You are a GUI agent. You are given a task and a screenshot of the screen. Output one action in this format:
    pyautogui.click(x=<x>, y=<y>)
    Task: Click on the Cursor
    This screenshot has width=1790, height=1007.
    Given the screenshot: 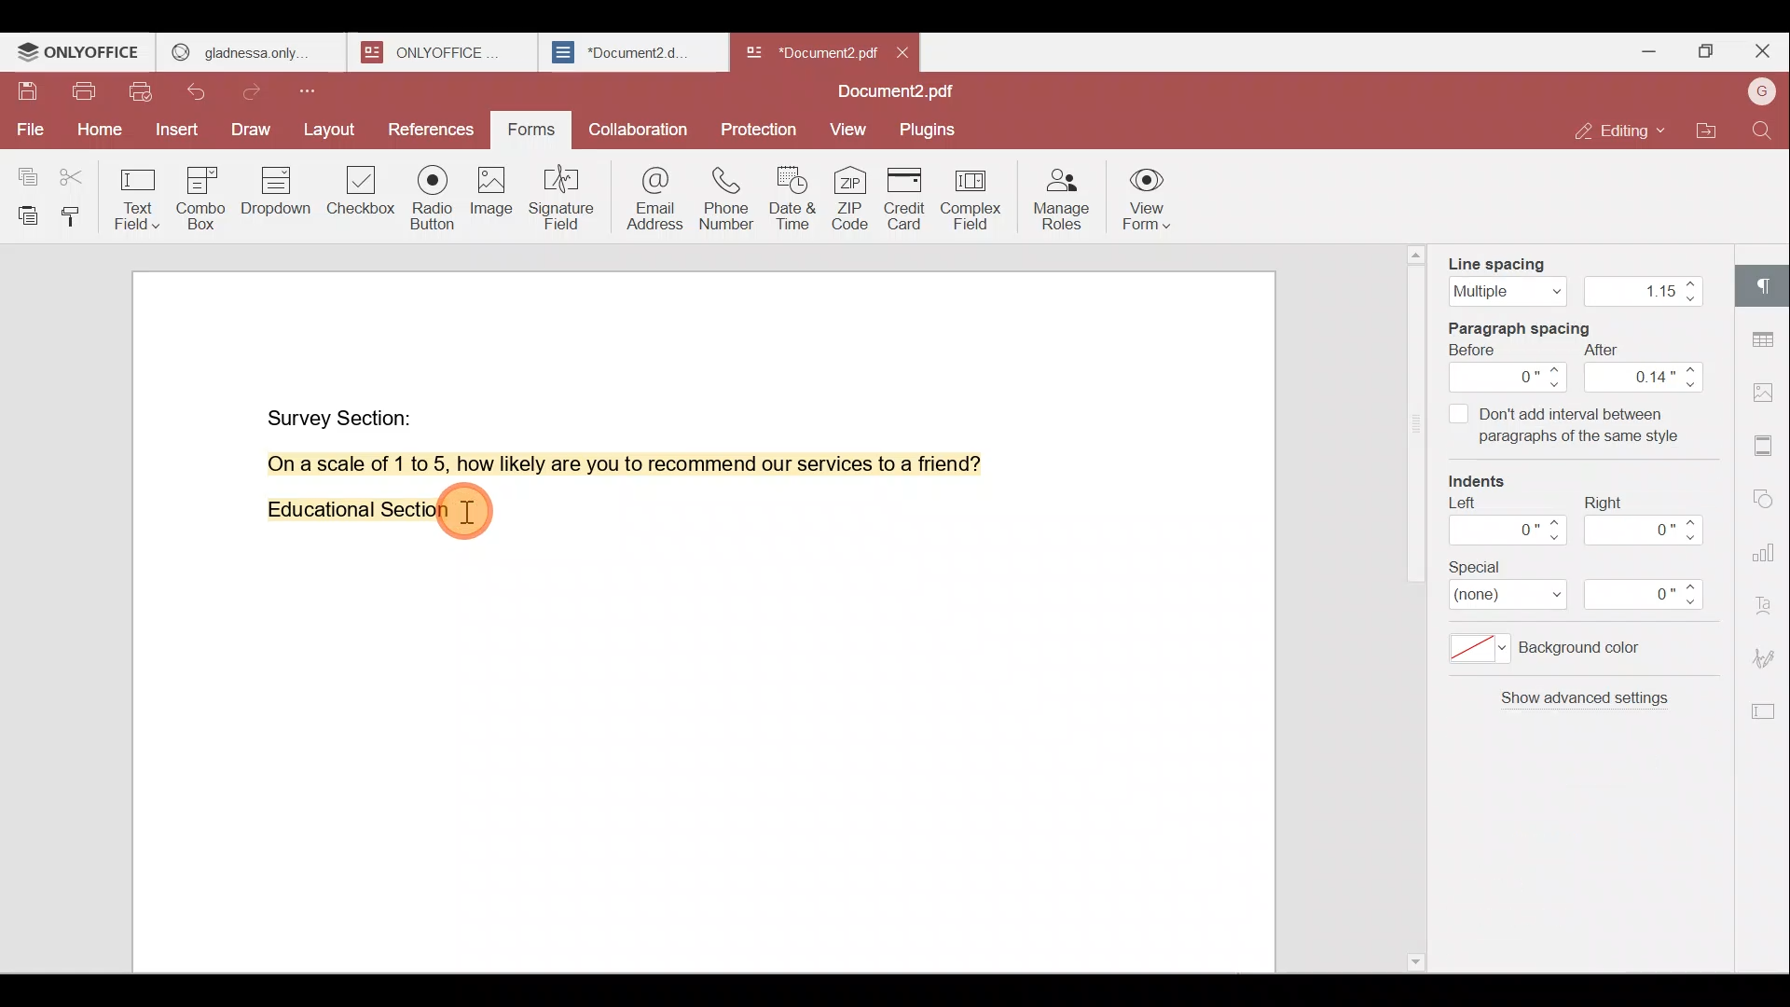 What is the action you would take?
    pyautogui.click(x=474, y=512)
    